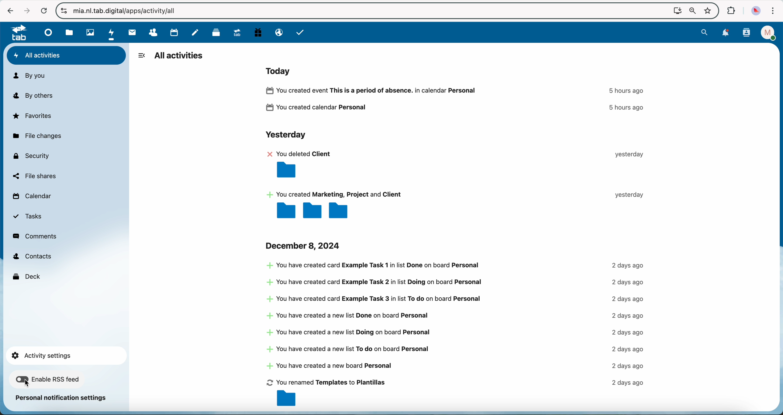 Image resolution: width=783 pixels, height=415 pixels. What do you see at coordinates (692, 12) in the screenshot?
I see `zoom out` at bounding box center [692, 12].